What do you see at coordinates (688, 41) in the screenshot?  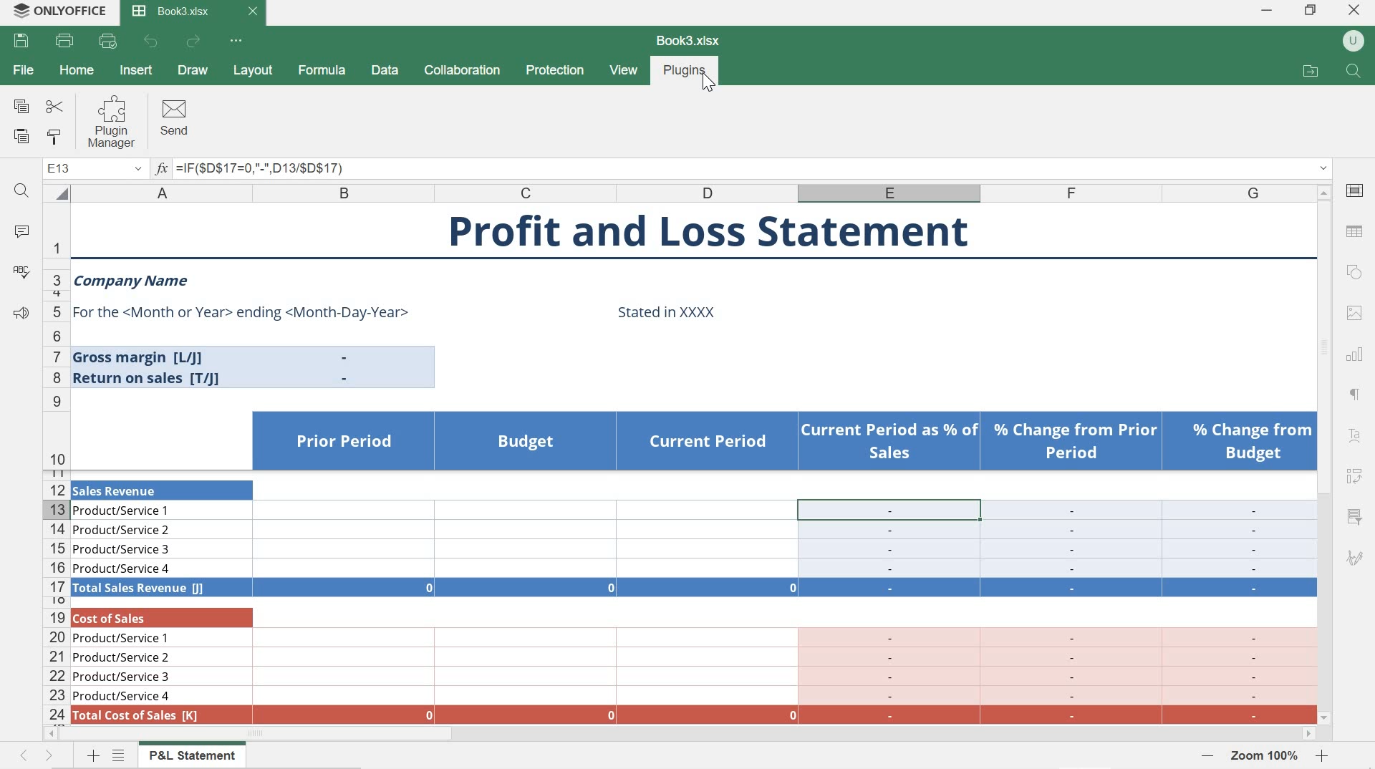 I see `book3.xlsx` at bounding box center [688, 41].